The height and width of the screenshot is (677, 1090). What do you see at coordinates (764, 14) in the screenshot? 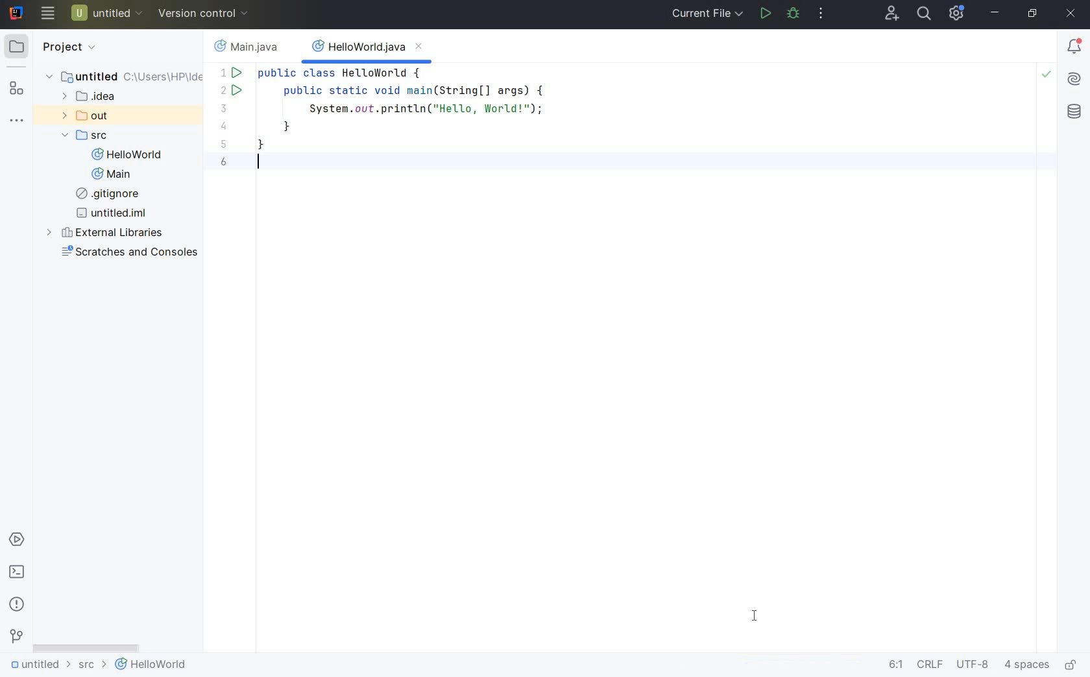
I see `RUN` at bounding box center [764, 14].